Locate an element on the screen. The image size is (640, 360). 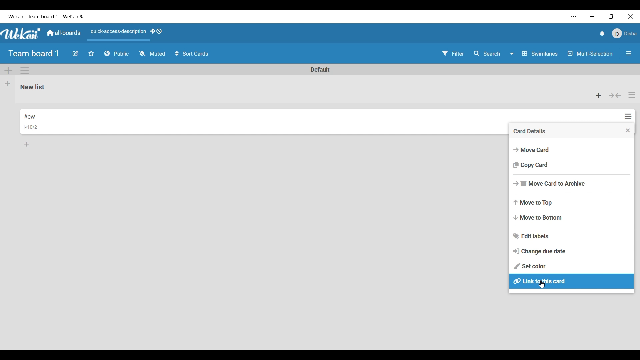
Card actions is located at coordinates (628, 117).